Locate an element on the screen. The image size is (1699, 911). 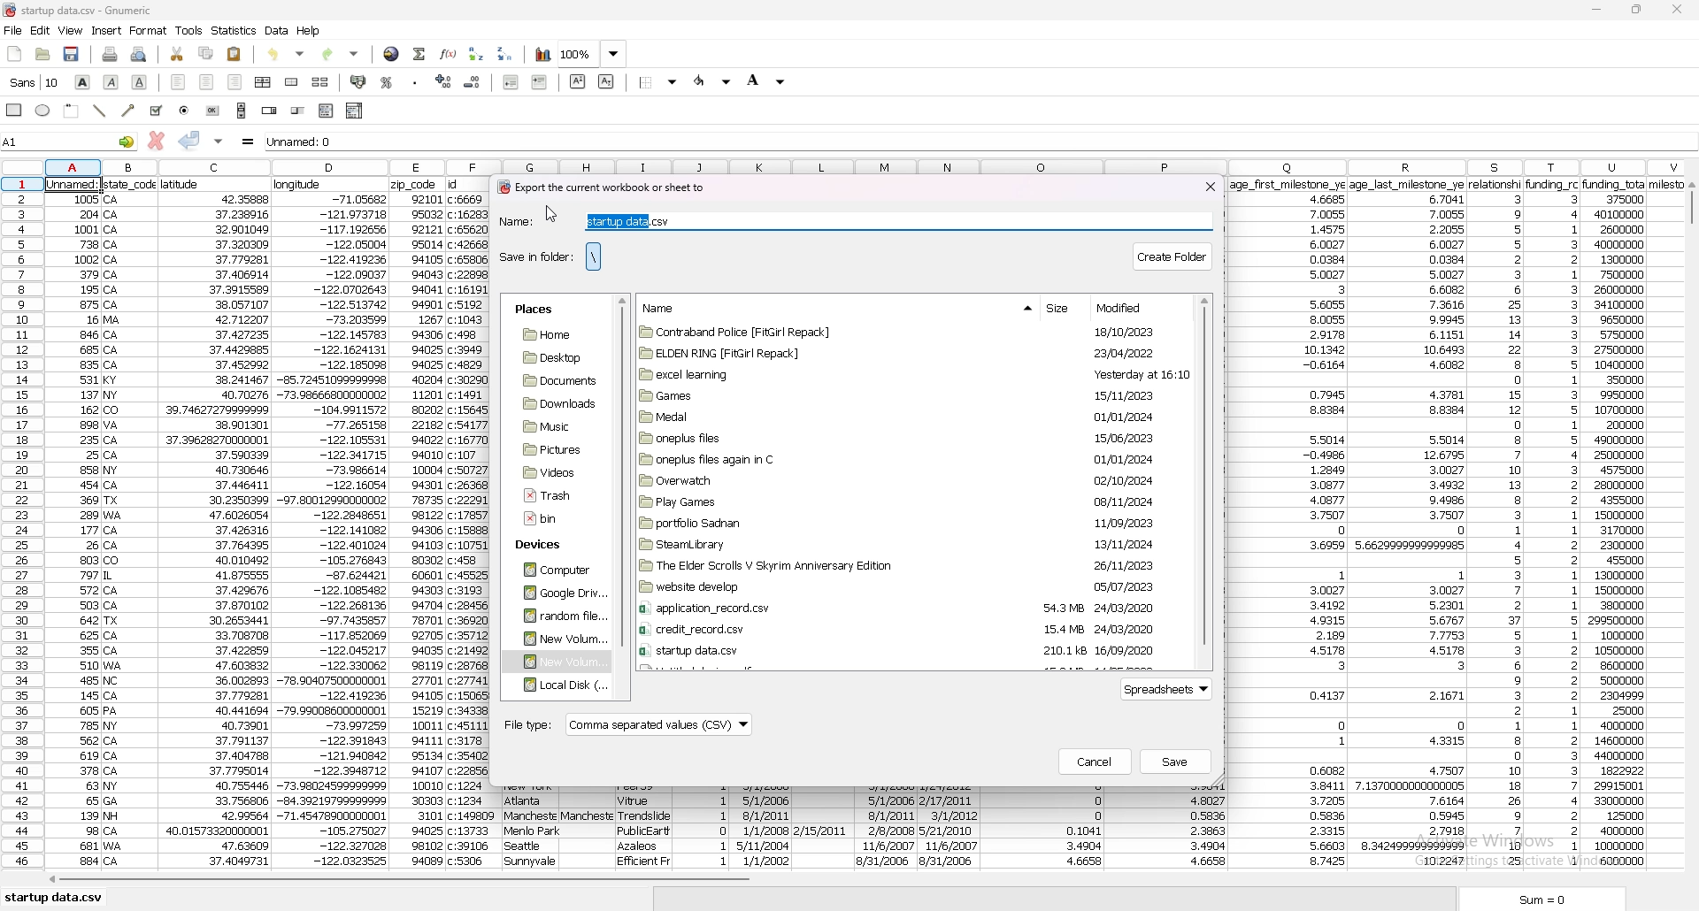
file is located at coordinates (551, 495).